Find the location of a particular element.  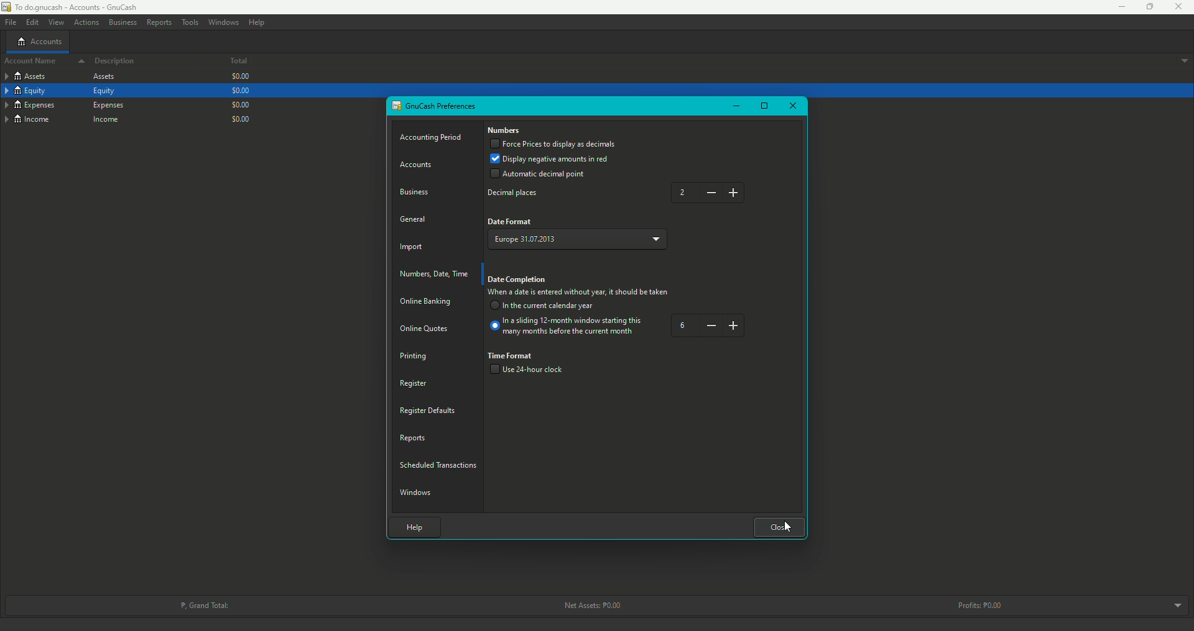

Restore is located at coordinates (1144, 7).